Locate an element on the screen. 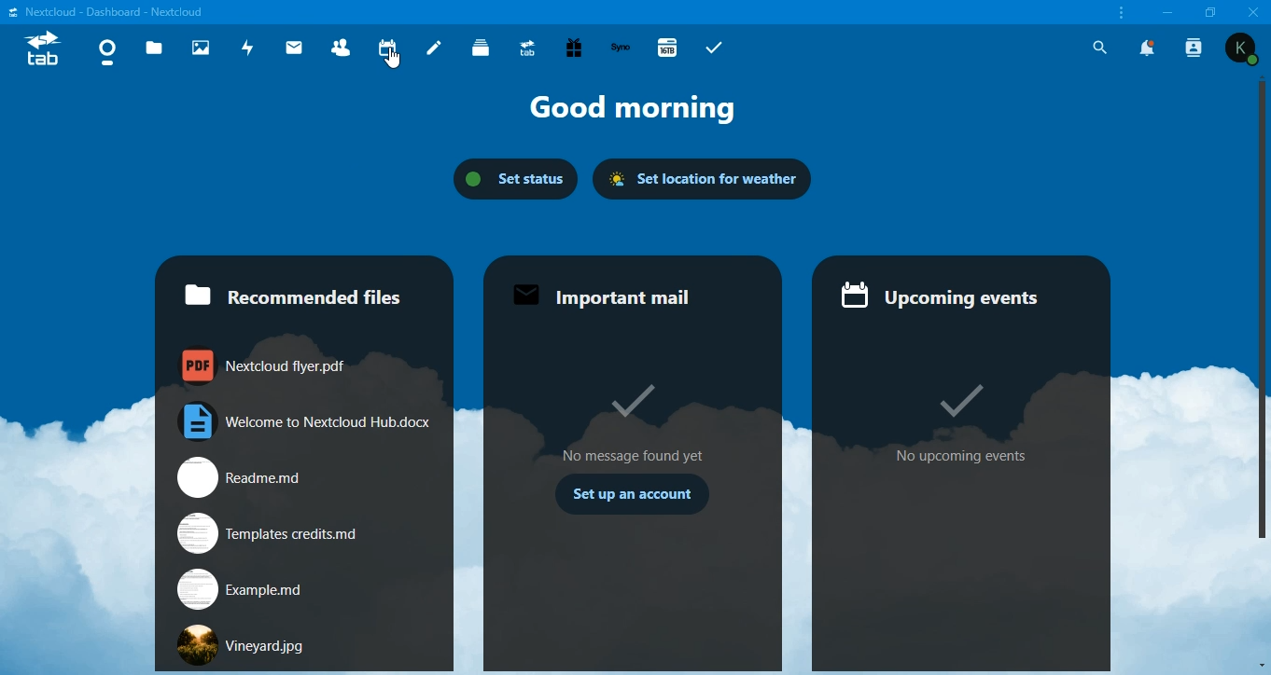 The width and height of the screenshot is (1271, 675). set location for weather is located at coordinates (706, 176).